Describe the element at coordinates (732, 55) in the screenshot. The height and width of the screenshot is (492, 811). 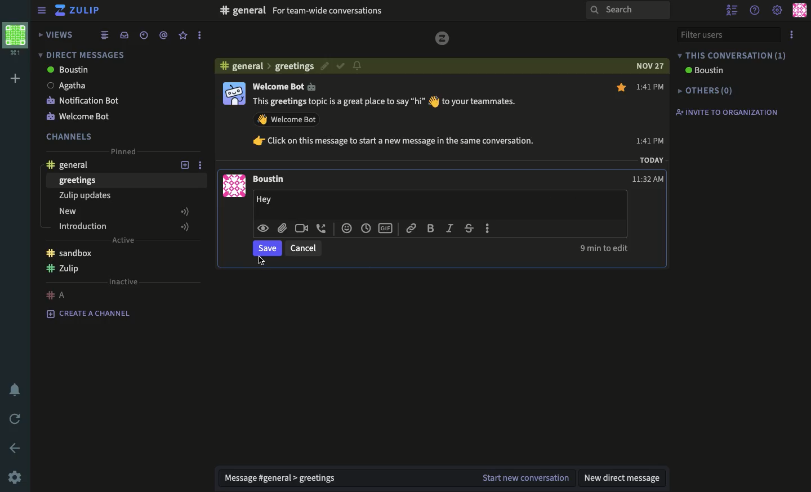
I see `this conversation` at that location.